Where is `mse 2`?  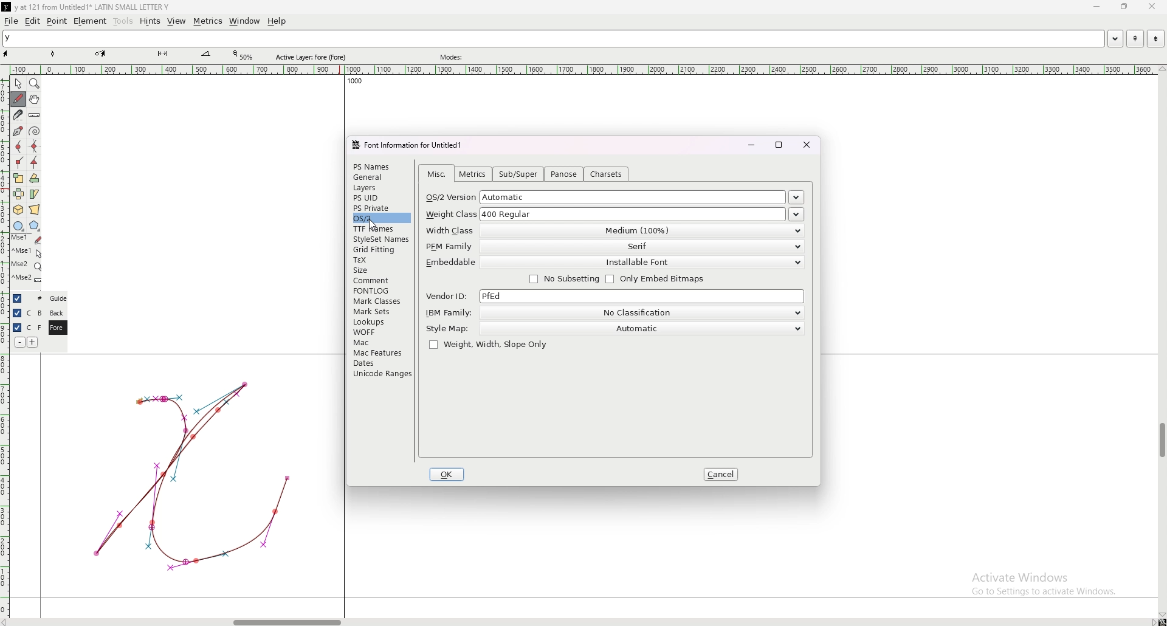 mse 2 is located at coordinates (26, 266).